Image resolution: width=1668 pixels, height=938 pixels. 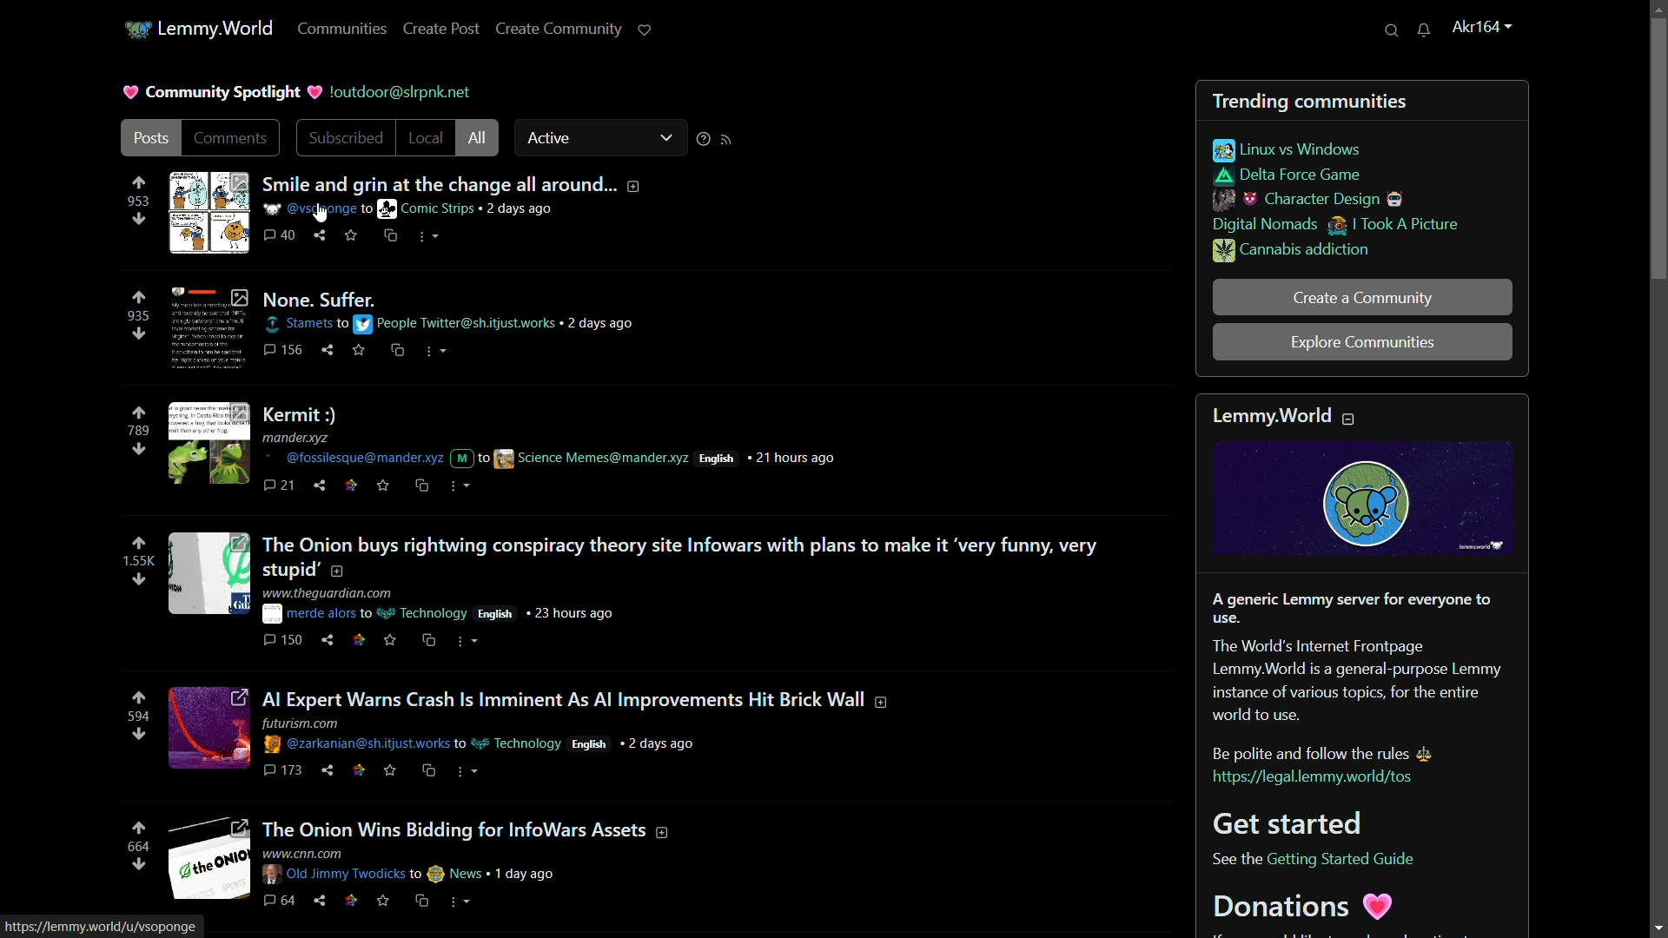 I want to click on more, so click(x=471, y=771).